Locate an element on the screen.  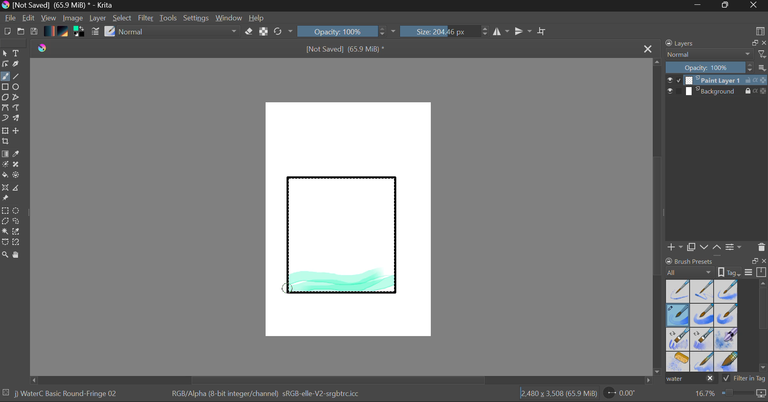
Scroll Bar is located at coordinates (763, 327).